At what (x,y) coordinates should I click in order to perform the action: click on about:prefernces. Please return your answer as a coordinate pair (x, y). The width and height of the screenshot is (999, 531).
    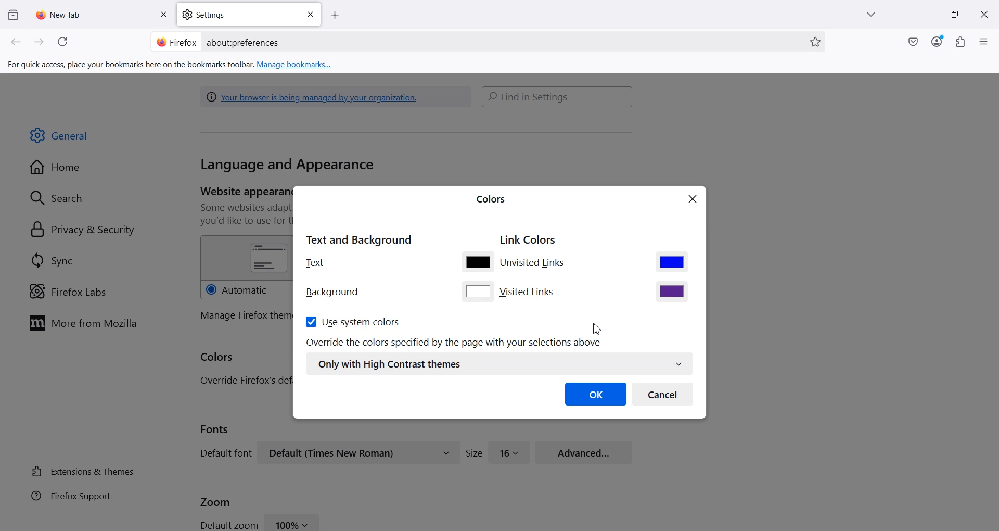
    Looking at the image, I should click on (244, 43).